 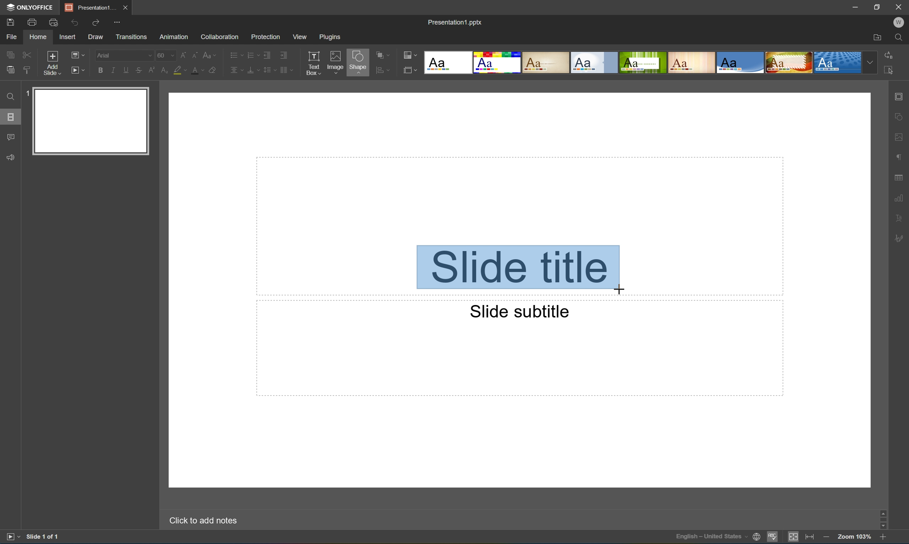 I want to click on Textart settings, so click(x=899, y=219).